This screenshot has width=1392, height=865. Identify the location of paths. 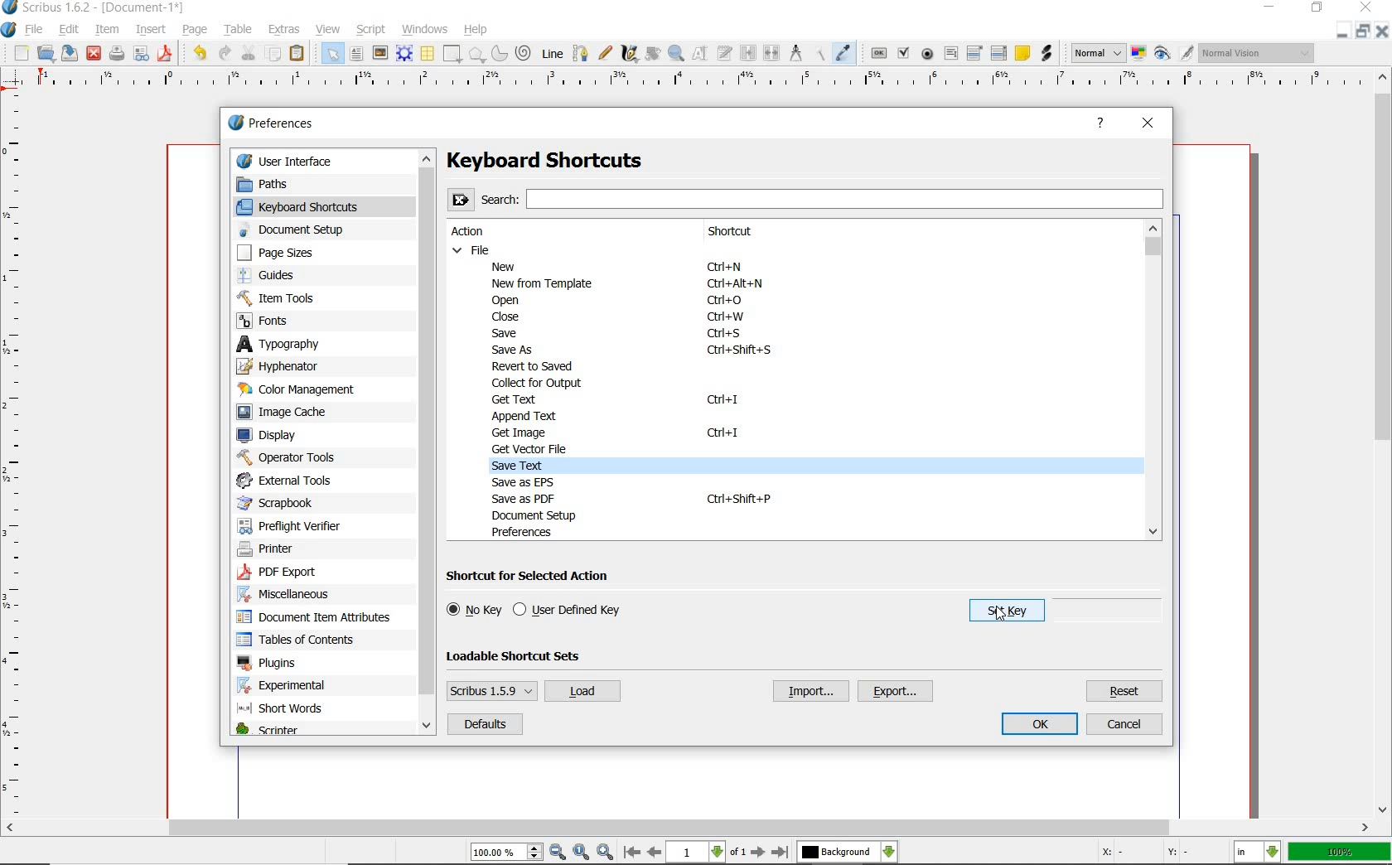
(282, 183).